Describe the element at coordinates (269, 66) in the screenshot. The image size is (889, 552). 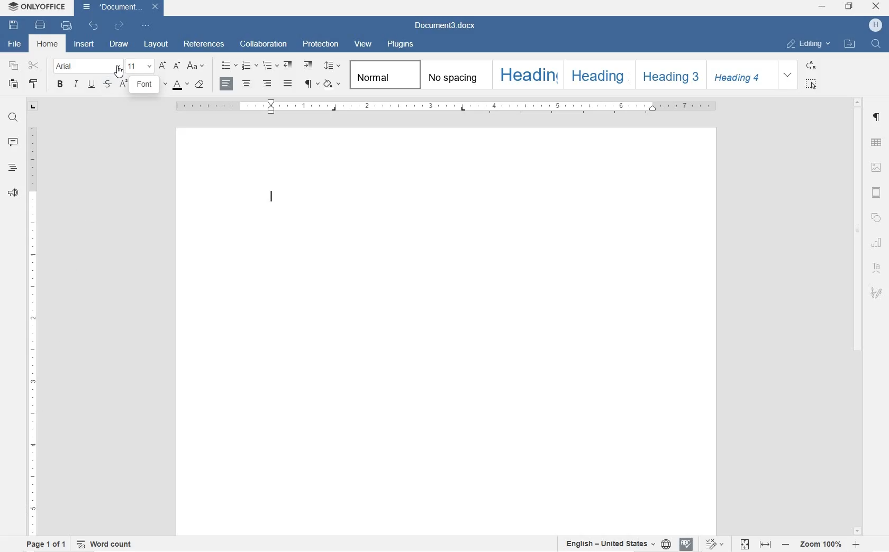
I see `MULTILEVEL LISTS` at that location.